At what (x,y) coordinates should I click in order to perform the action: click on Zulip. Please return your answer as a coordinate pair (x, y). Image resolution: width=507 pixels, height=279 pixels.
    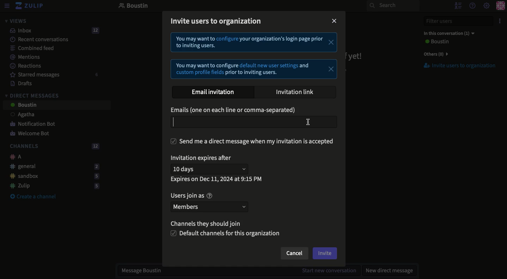
    Looking at the image, I should click on (30, 6).